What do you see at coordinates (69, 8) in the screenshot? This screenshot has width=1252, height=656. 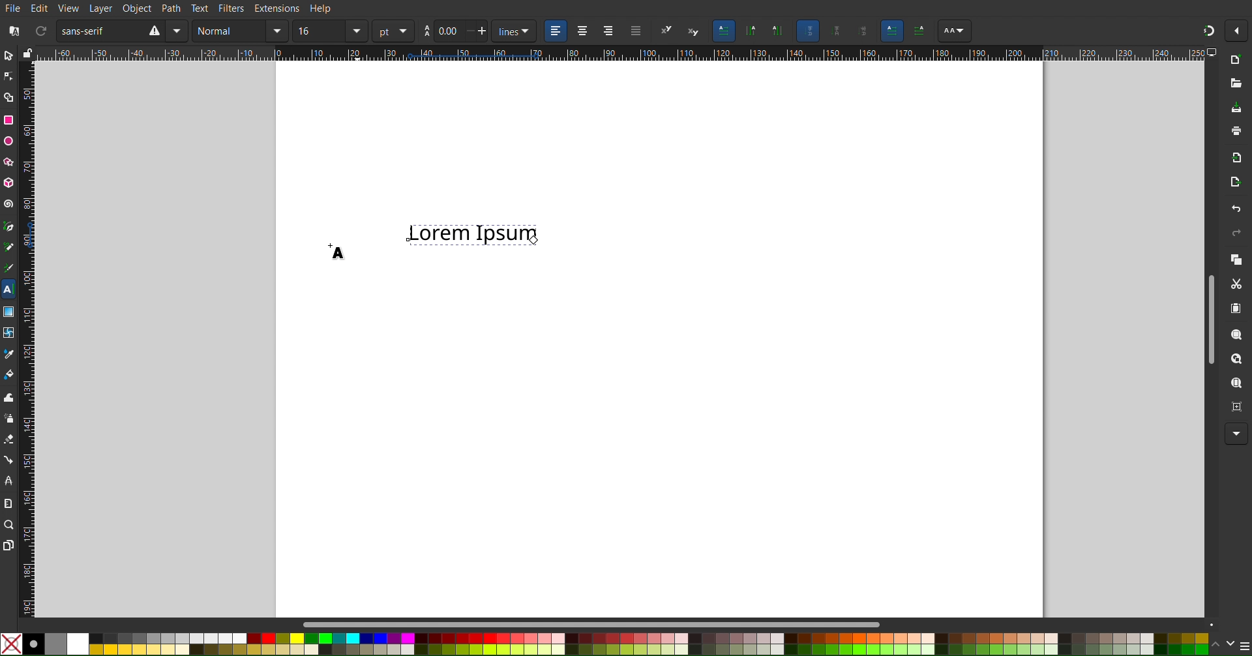 I see `View` at bounding box center [69, 8].